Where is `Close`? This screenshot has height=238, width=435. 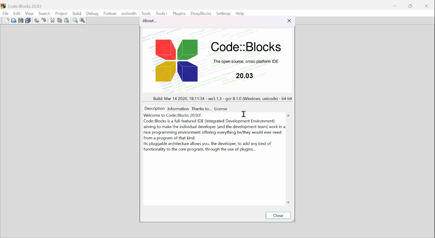 Close is located at coordinates (289, 21).